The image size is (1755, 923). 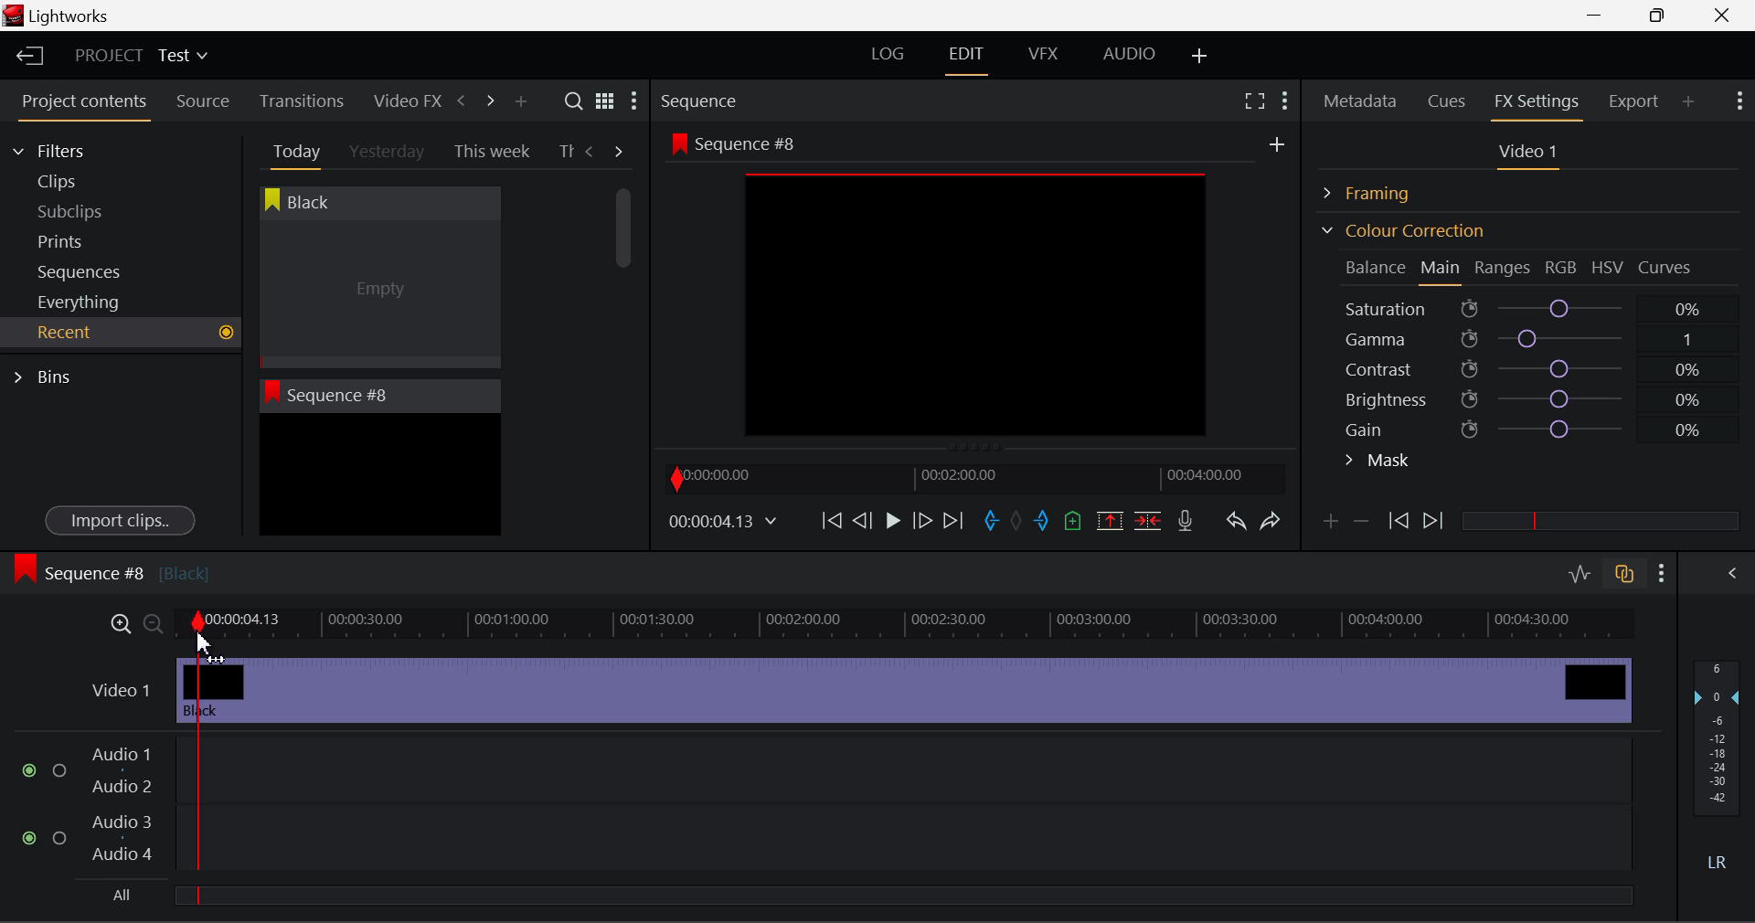 What do you see at coordinates (66, 148) in the screenshot?
I see `Filters` at bounding box center [66, 148].